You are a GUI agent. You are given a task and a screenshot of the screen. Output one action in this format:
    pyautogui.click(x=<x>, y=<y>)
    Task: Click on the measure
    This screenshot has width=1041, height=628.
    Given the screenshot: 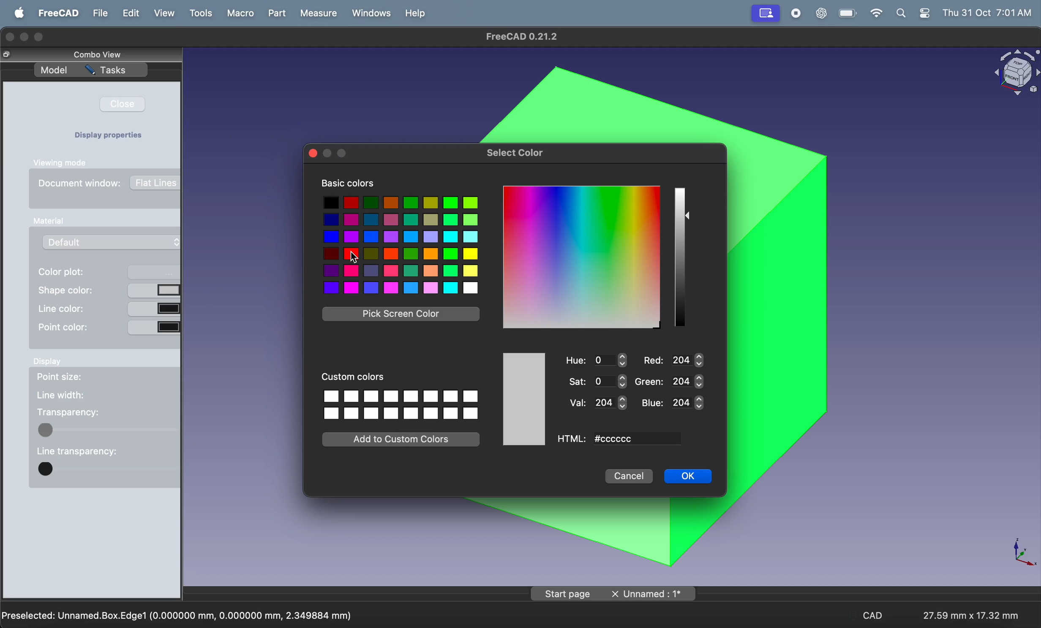 What is the action you would take?
    pyautogui.click(x=317, y=14)
    